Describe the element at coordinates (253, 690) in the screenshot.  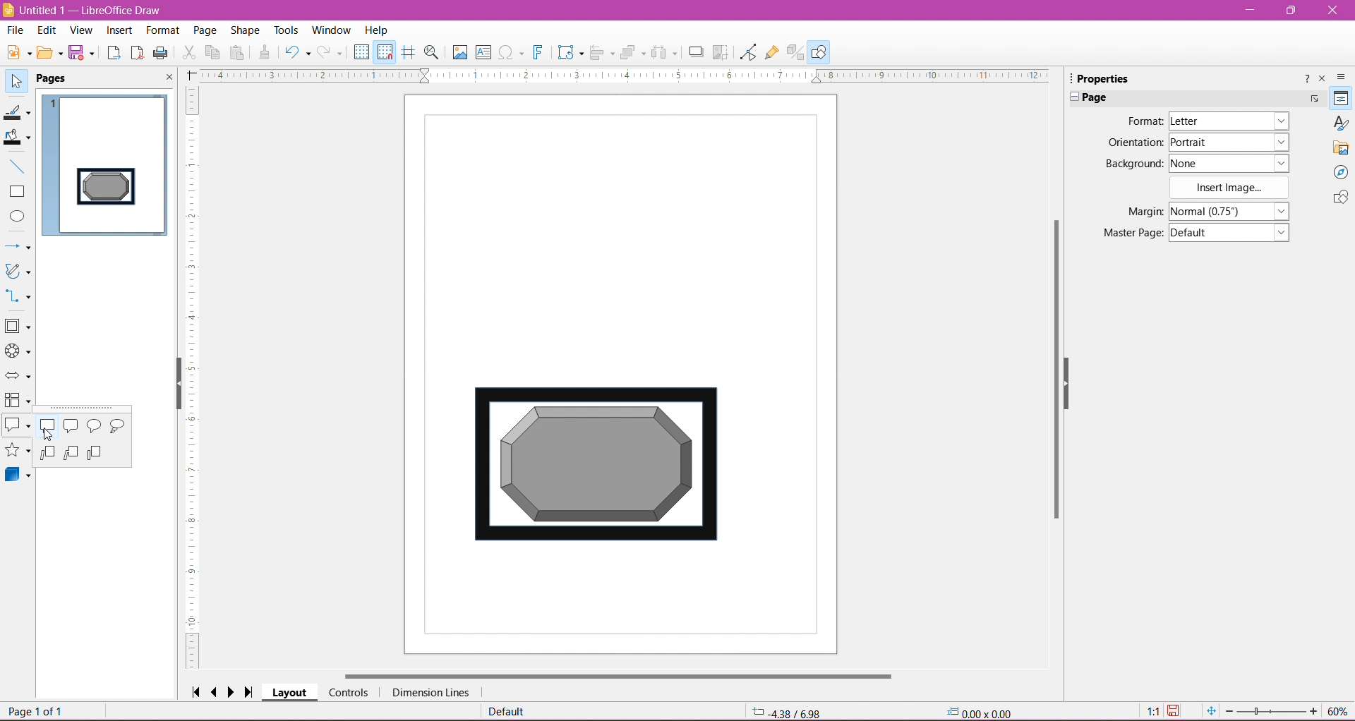
I see `Scroll to last page` at that location.